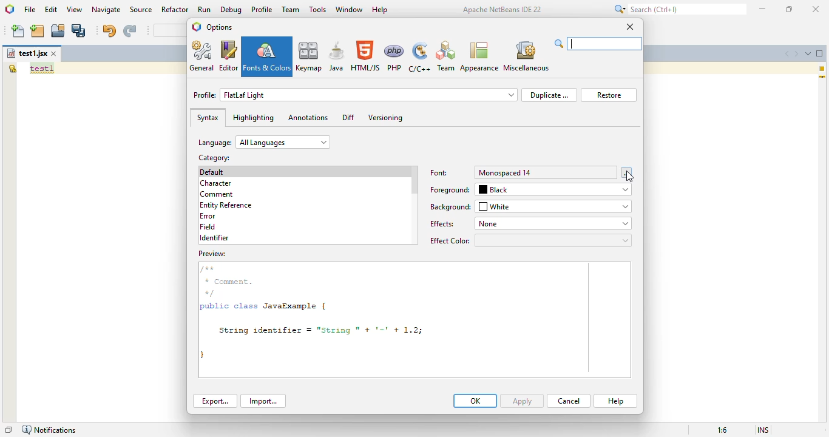 Image resolution: width=829 pixels, height=437 pixels. Describe the element at coordinates (763, 430) in the screenshot. I see `insert mode` at that location.